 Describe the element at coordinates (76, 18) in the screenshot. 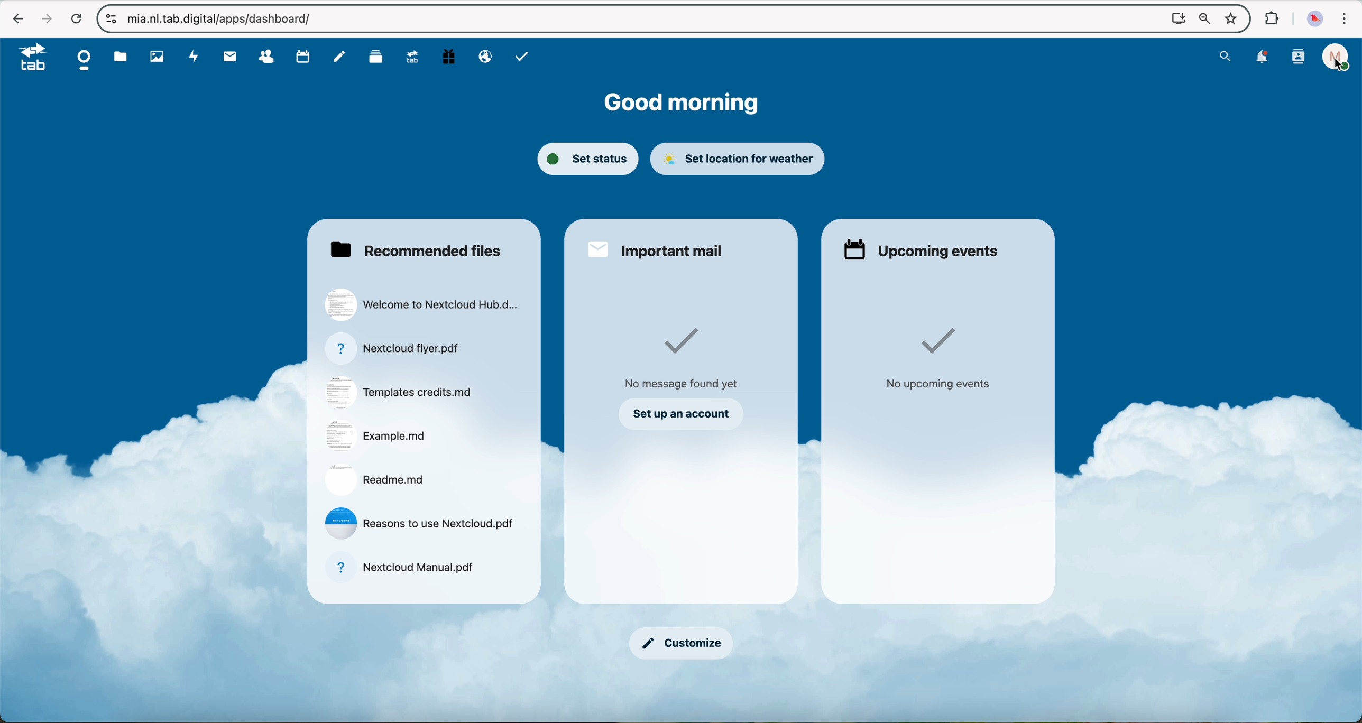

I see `refresh the page` at that location.